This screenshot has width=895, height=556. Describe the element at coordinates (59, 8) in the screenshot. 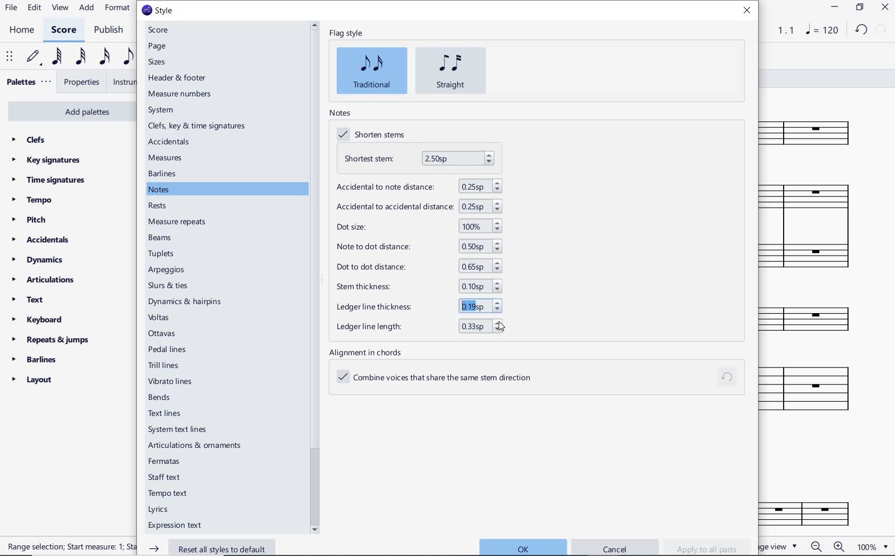

I see `view` at that location.